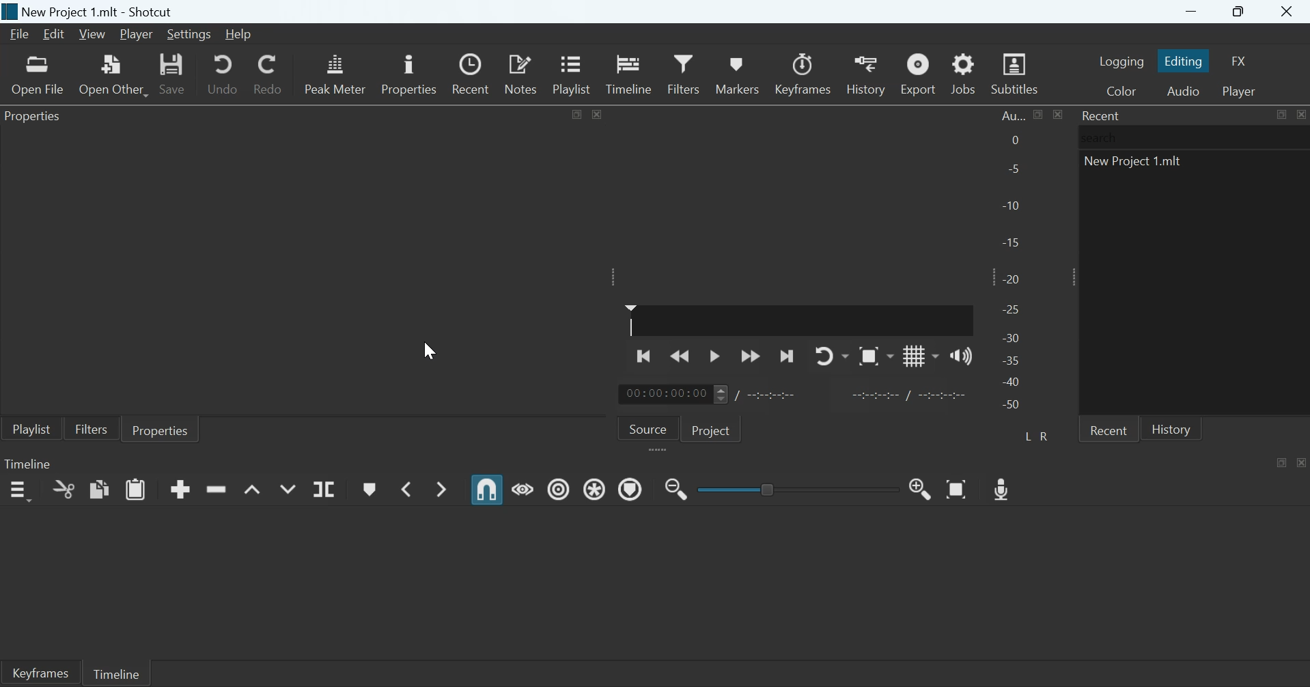 The image size is (1310, 687). I want to click on Maximize, so click(1039, 114).